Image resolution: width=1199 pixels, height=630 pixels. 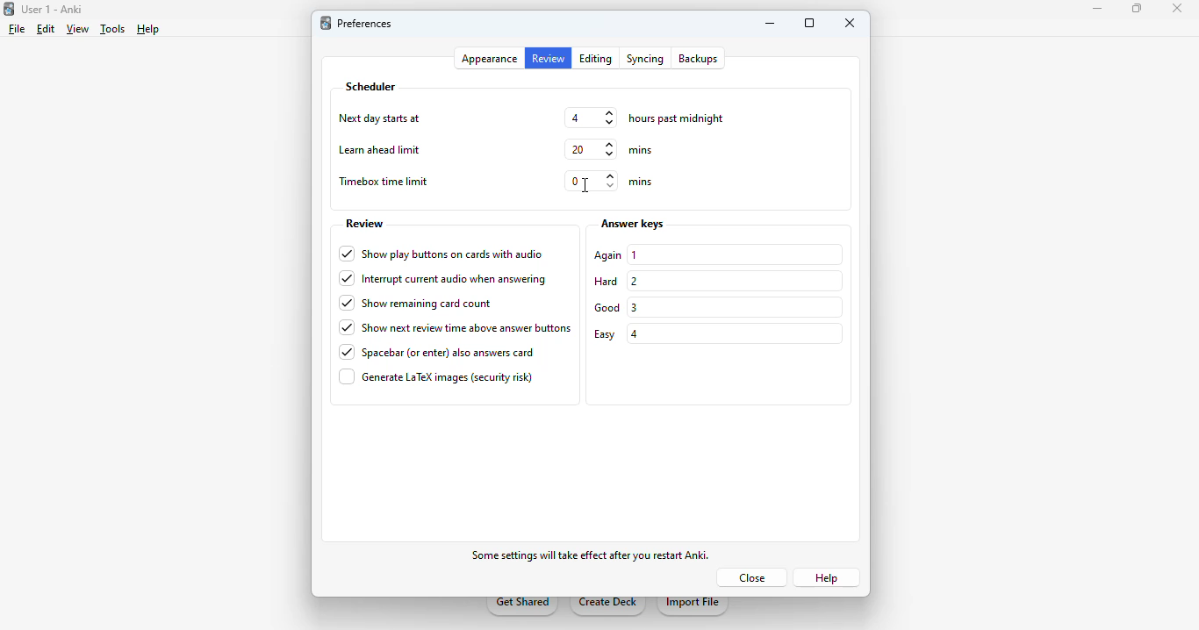 What do you see at coordinates (371, 87) in the screenshot?
I see `scheduler` at bounding box center [371, 87].